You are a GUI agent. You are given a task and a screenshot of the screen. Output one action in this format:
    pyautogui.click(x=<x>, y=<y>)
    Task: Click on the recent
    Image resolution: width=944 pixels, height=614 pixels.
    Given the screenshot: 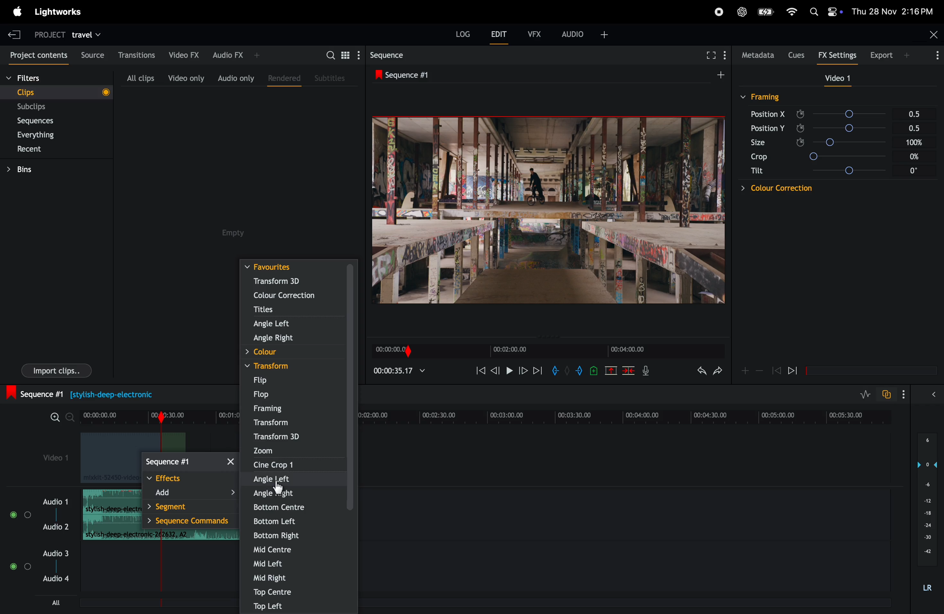 What is the action you would take?
    pyautogui.click(x=30, y=150)
    